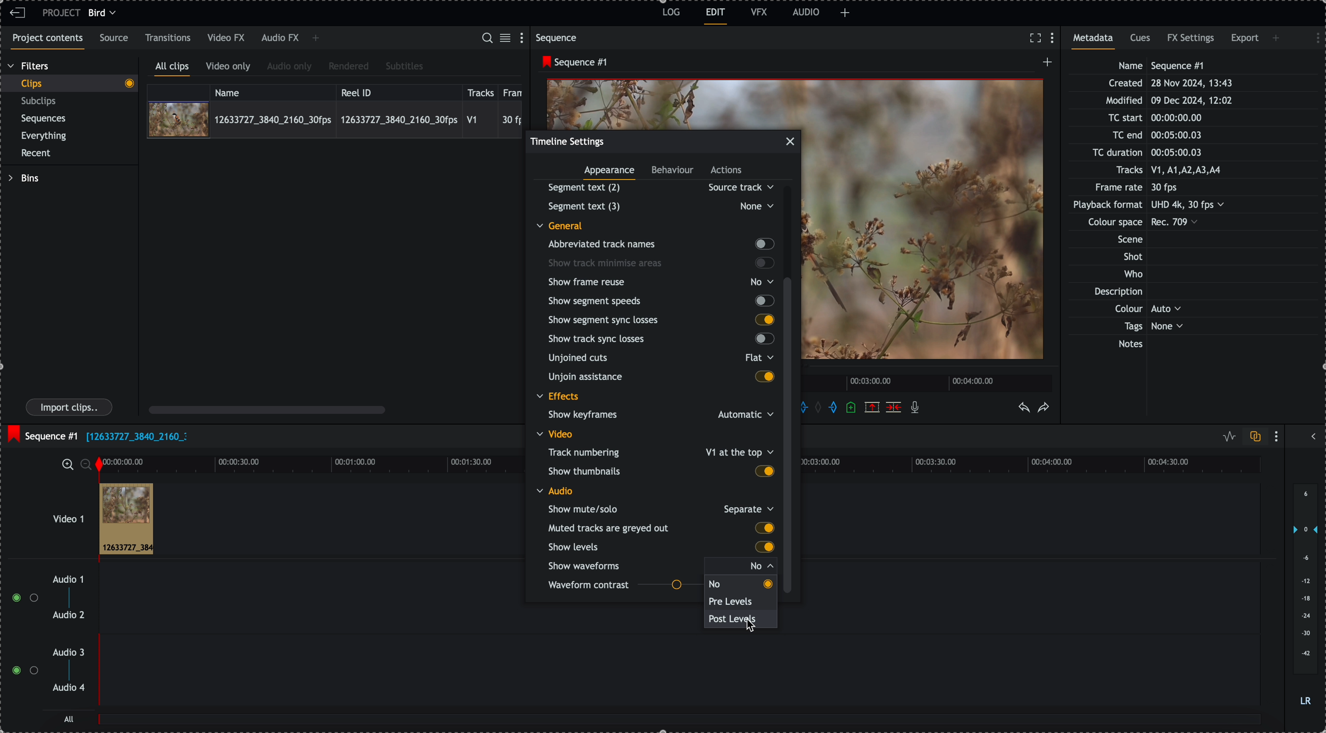  Describe the element at coordinates (116, 39) in the screenshot. I see `source` at that location.